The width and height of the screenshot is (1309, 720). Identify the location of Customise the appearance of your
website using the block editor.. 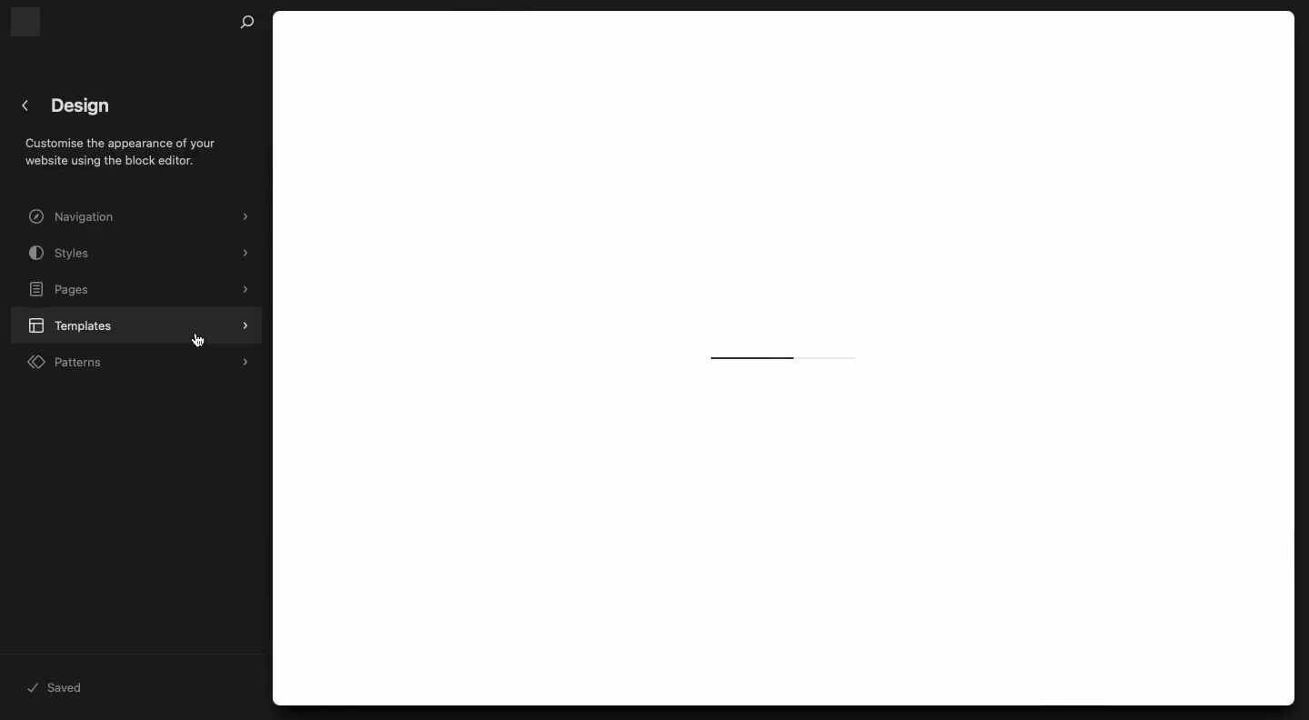
(118, 154).